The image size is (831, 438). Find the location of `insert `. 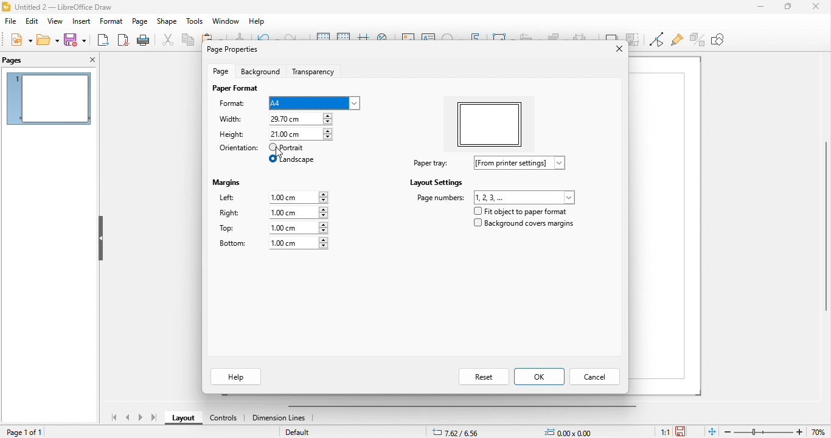

insert  is located at coordinates (81, 21).